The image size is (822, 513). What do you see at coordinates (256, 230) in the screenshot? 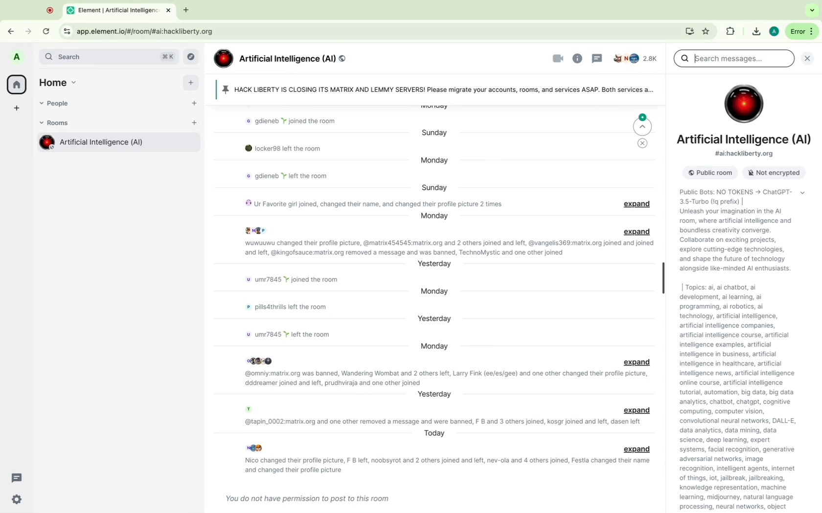
I see `profile pictures` at bounding box center [256, 230].